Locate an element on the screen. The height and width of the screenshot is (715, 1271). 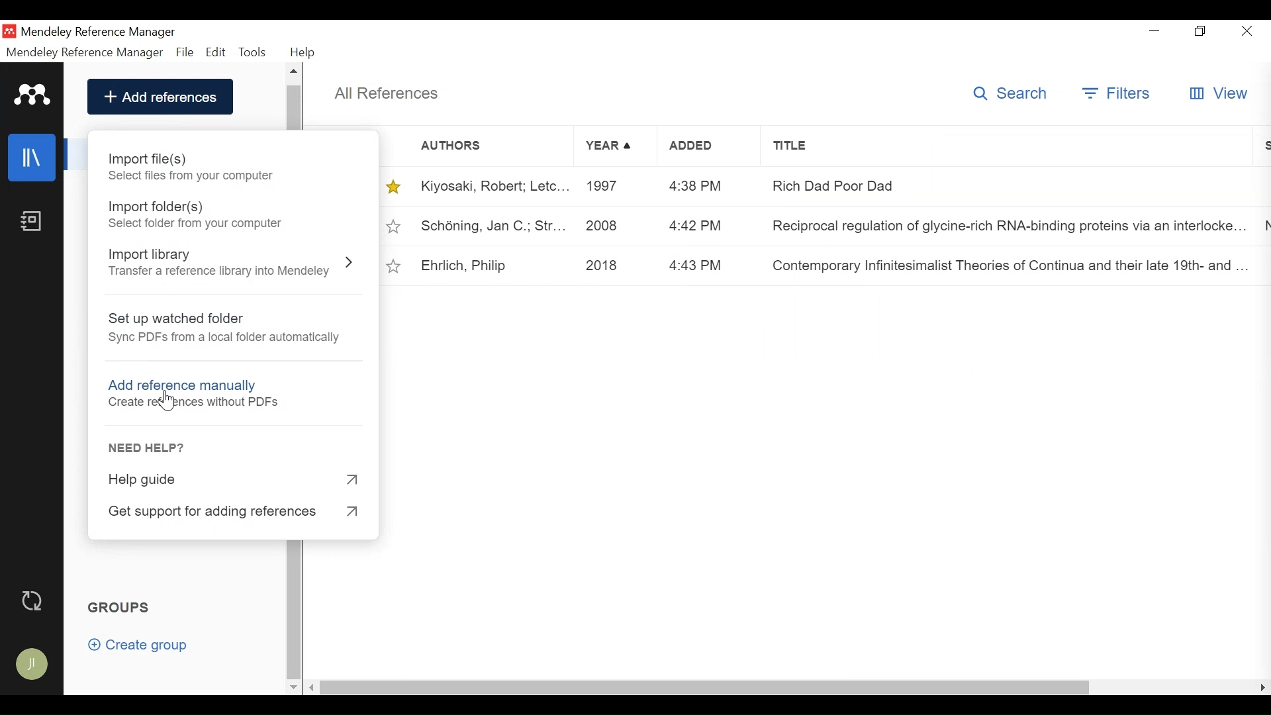
Library is located at coordinates (33, 157).